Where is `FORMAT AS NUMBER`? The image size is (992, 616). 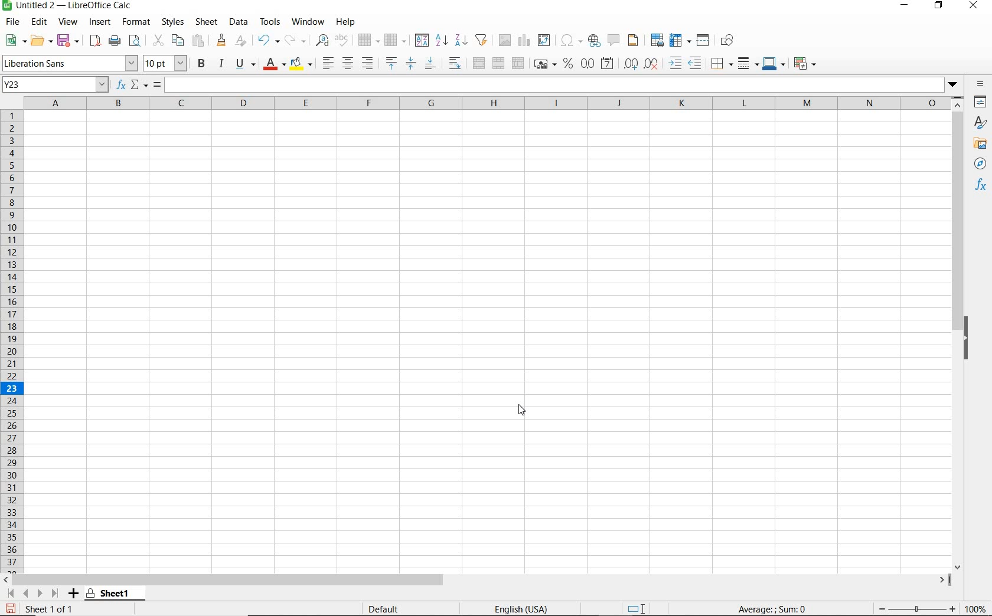
FORMAT AS NUMBER is located at coordinates (588, 63).